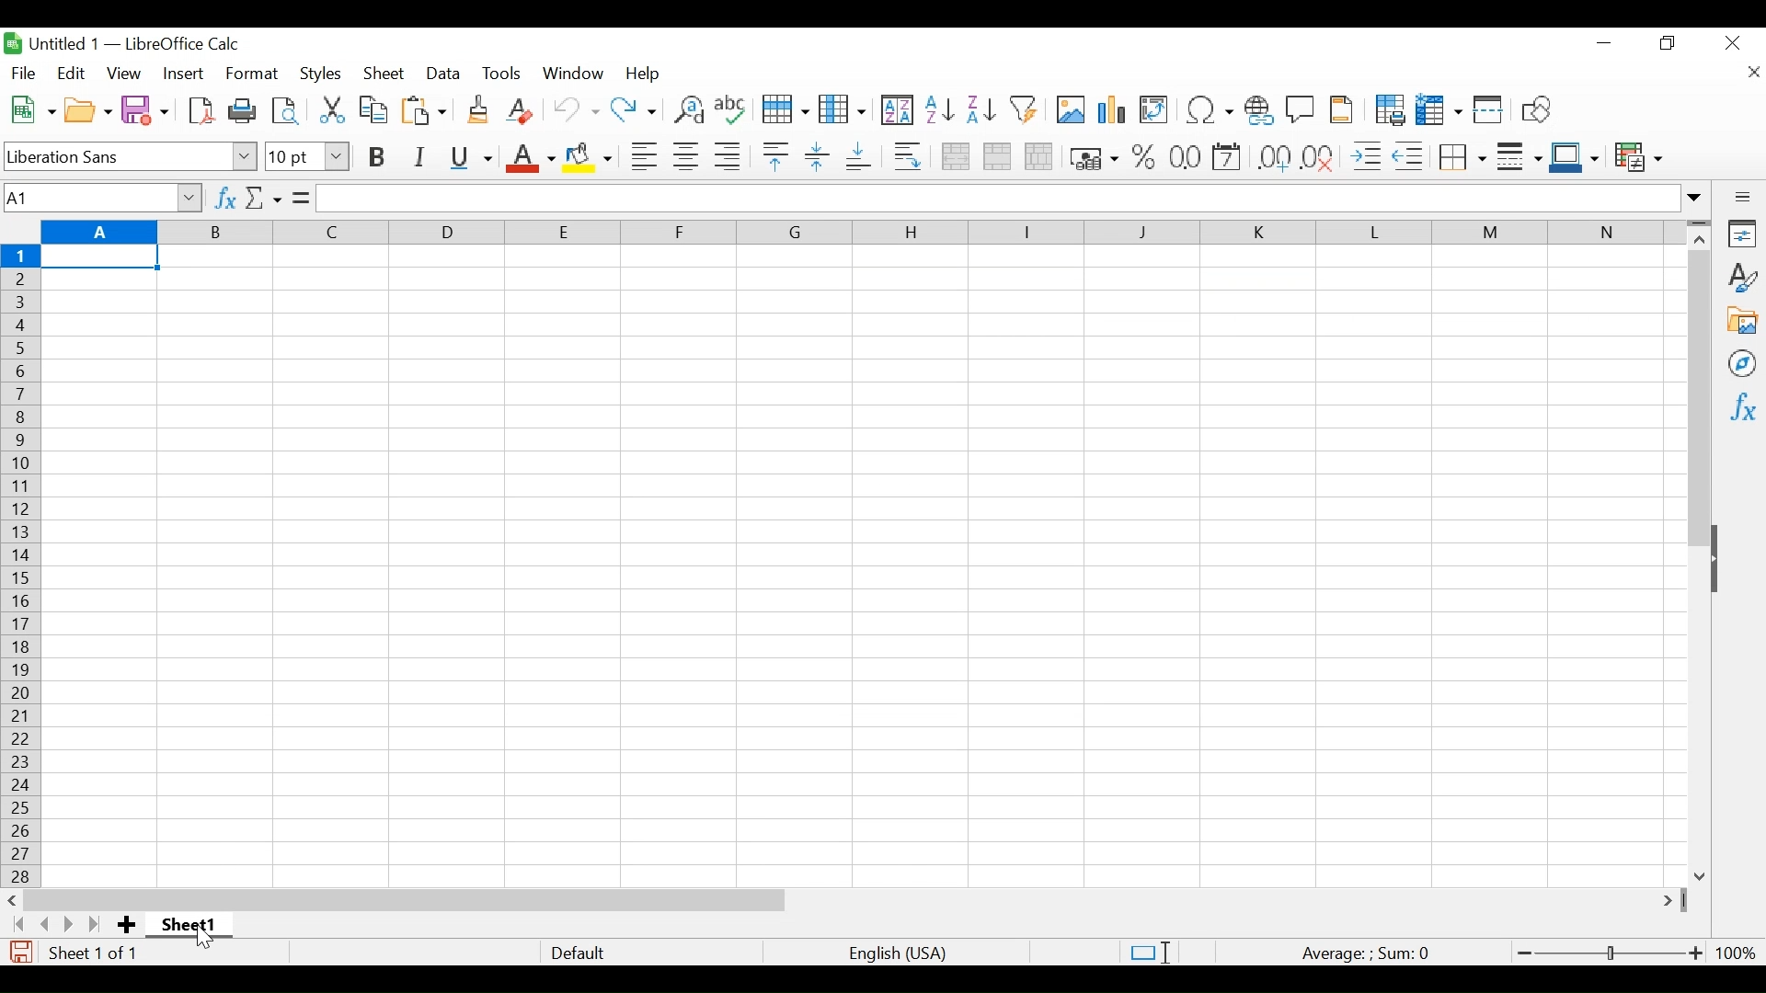 The width and height of the screenshot is (1766, 993). What do you see at coordinates (329, 108) in the screenshot?
I see `Cut` at bounding box center [329, 108].